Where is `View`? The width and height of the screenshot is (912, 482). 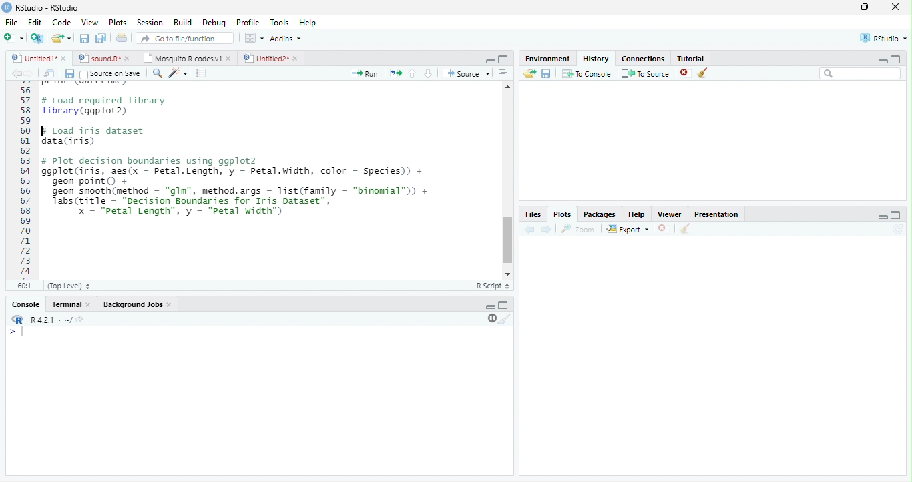 View is located at coordinates (89, 23).